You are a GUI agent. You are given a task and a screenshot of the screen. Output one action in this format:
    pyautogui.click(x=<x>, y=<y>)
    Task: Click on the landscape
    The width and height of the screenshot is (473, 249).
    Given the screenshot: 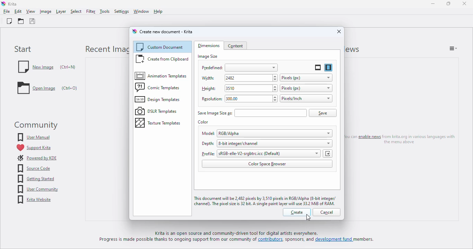 What is the action you would take?
    pyautogui.click(x=318, y=67)
    